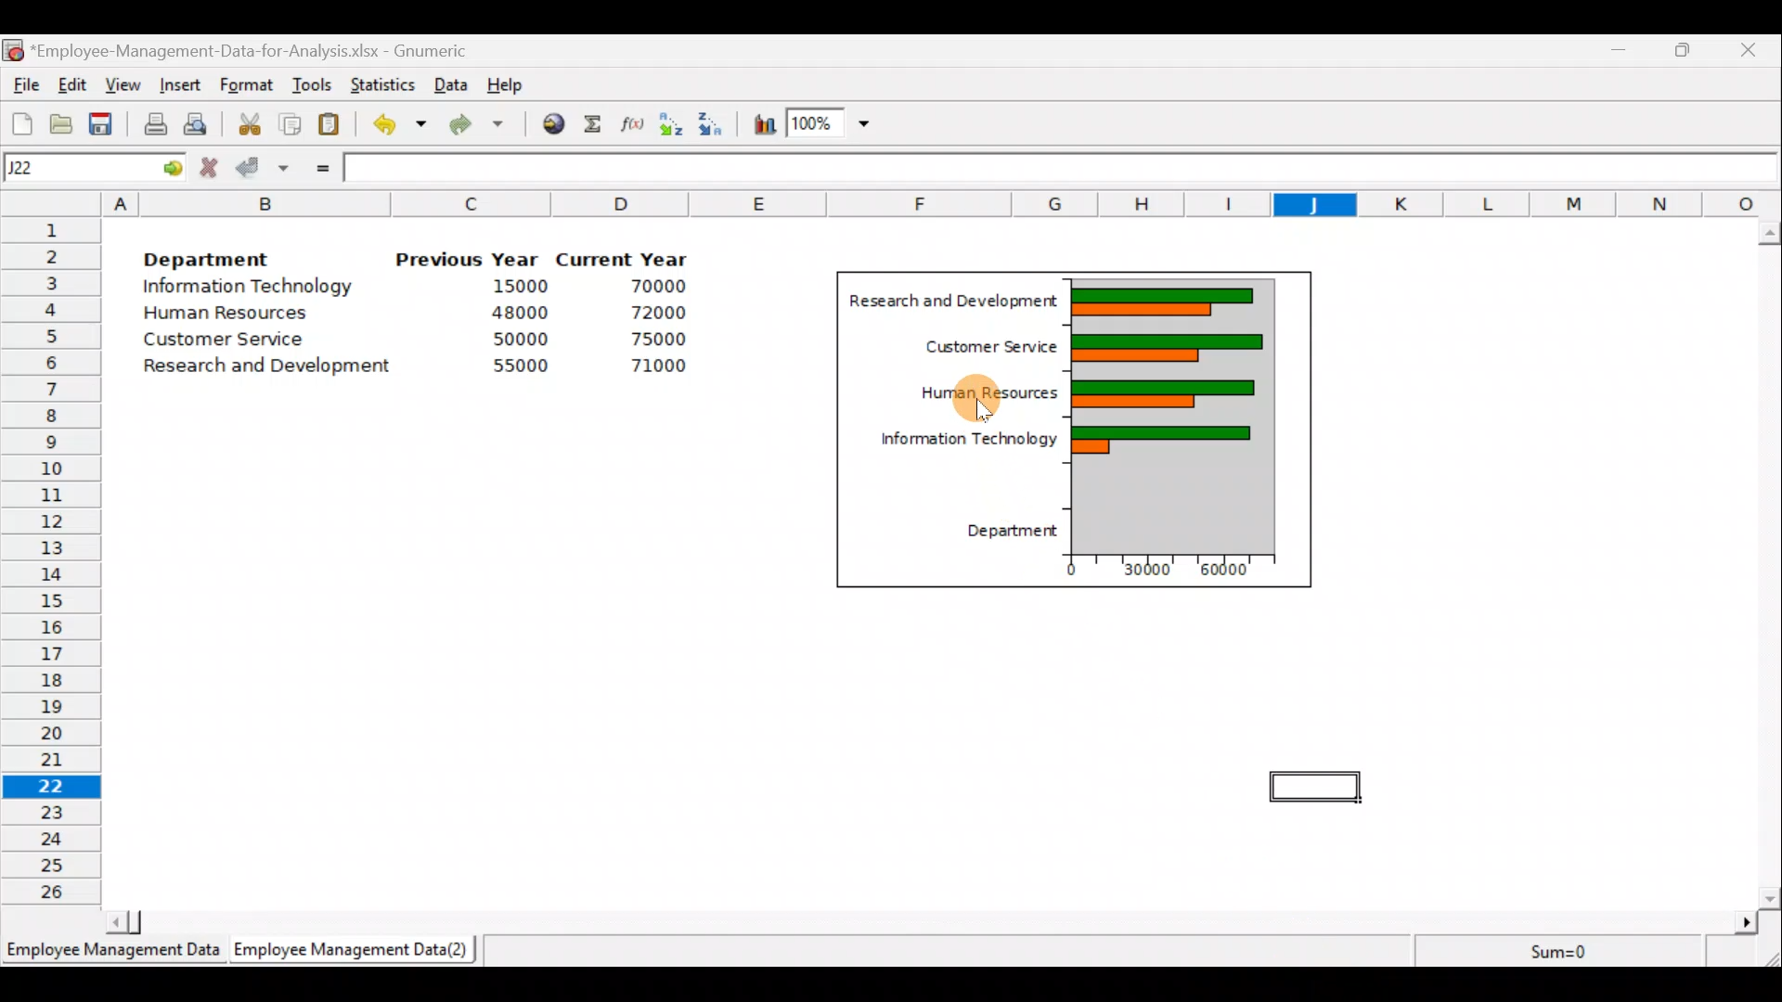 This screenshot has width=1782, height=1002. Describe the element at coordinates (670, 123) in the screenshot. I see `Sort in Ascending order` at that location.